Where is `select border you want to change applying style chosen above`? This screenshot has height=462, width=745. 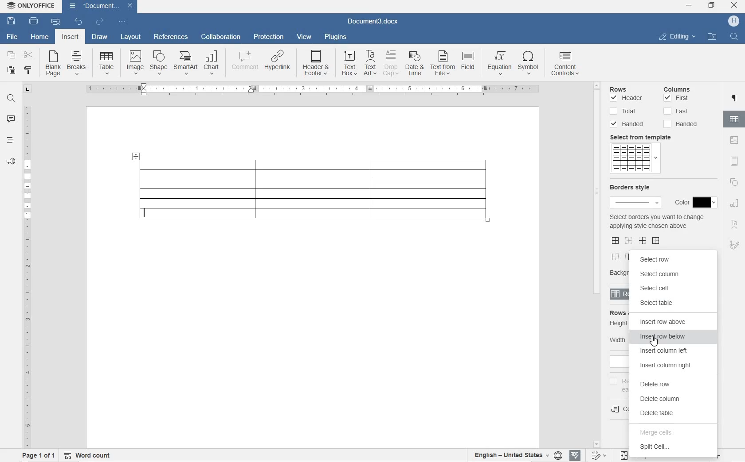 select border you want to change applying style chosen above is located at coordinates (657, 231).